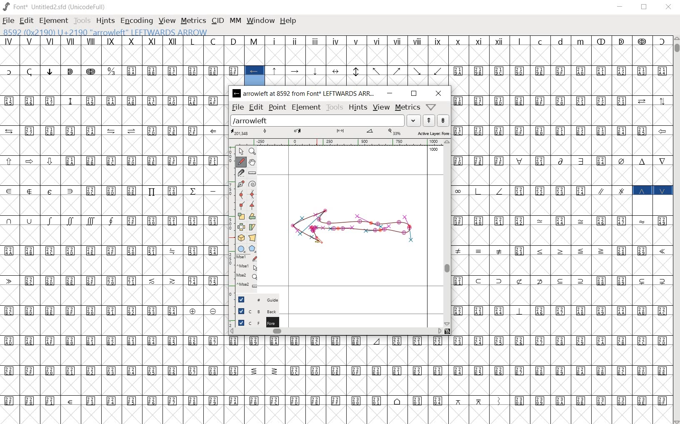 Image resolution: width=680 pixels, height=424 pixels. What do you see at coordinates (241, 150) in the screenshot?
I see `pointer` at bounding box center [241, 150].